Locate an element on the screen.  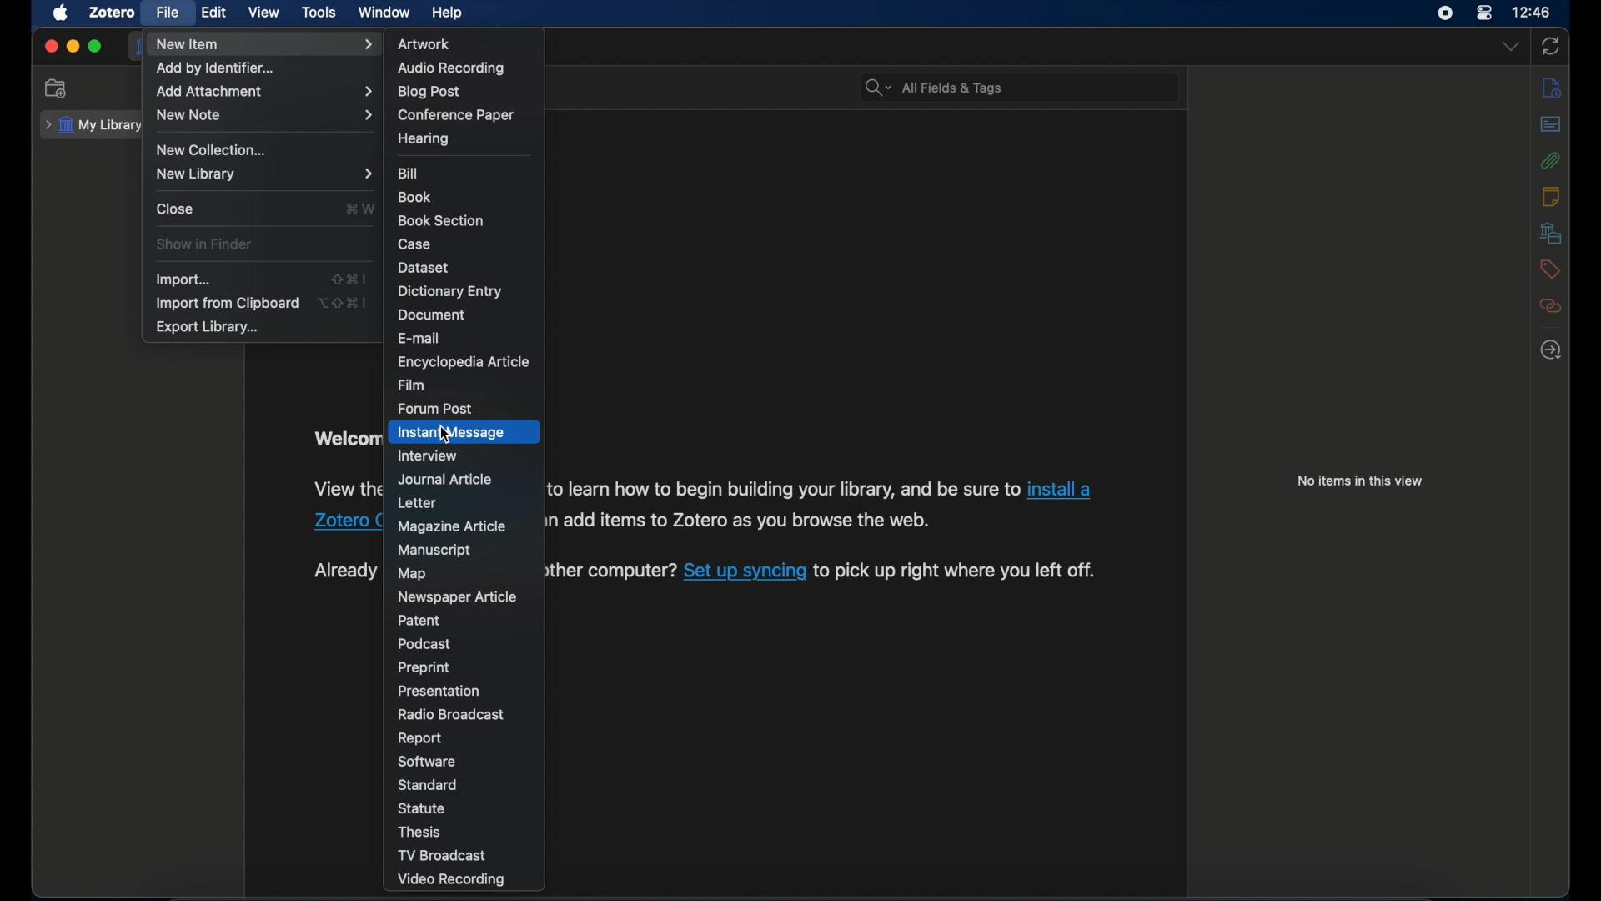
drop-down is located at coordinates (1512, 47).